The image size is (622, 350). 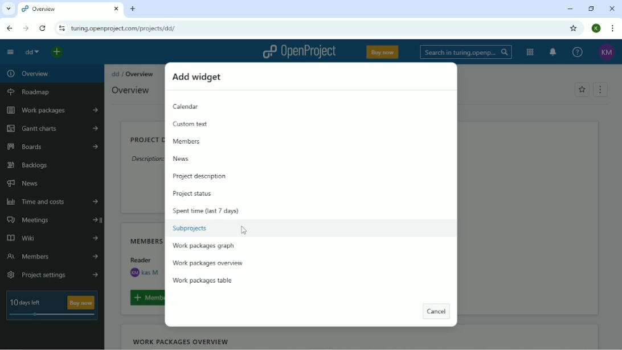 What do you see at coordinates (190, 228) in the screenshot?
I see `Subprojects` at bounding box center [190, 228].